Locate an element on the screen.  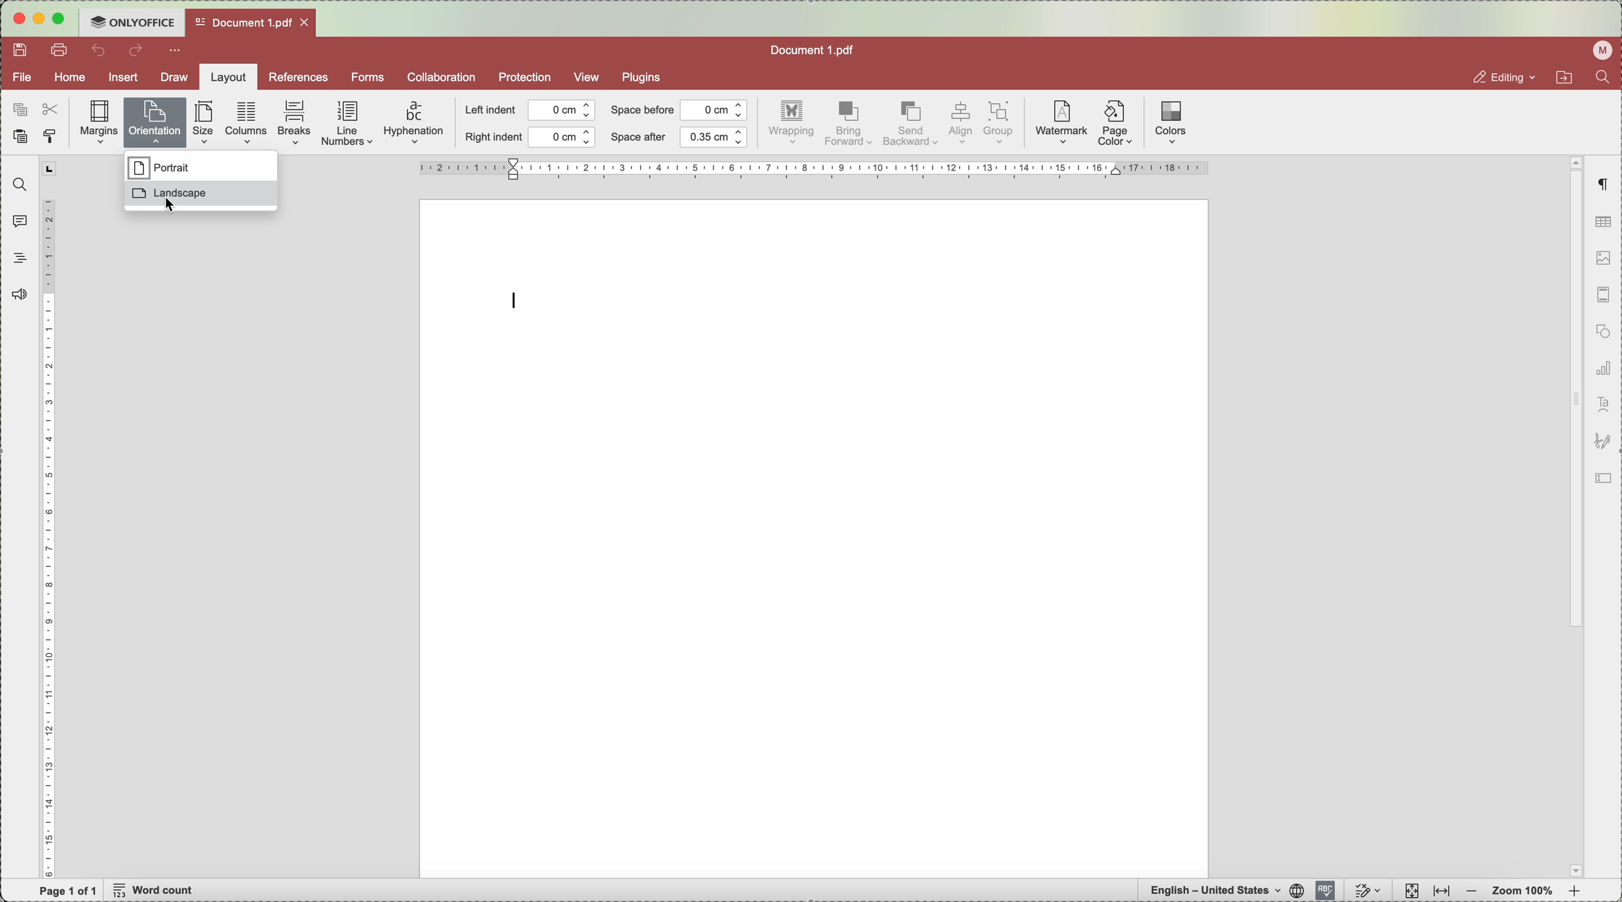
columns is located at coordinates (247, 122).